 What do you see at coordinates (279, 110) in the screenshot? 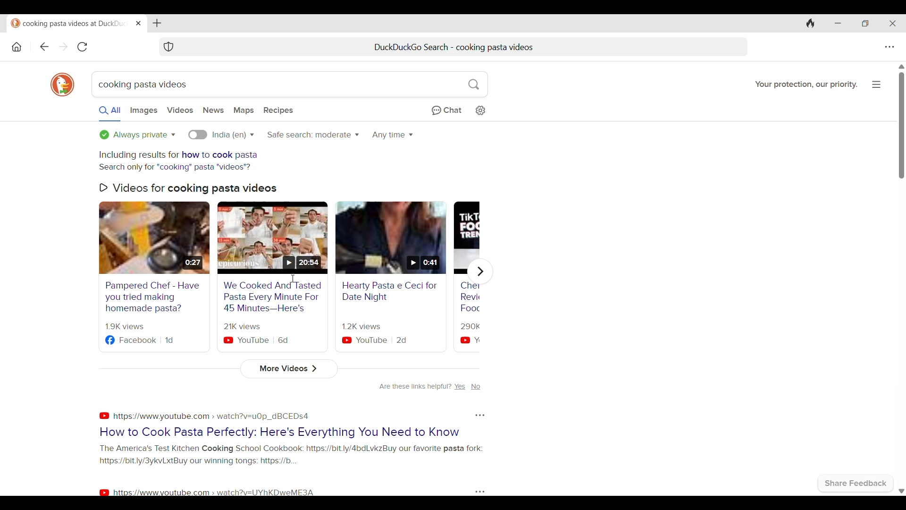
I see `Search result with recipes only` at bounding box center [279, 110].